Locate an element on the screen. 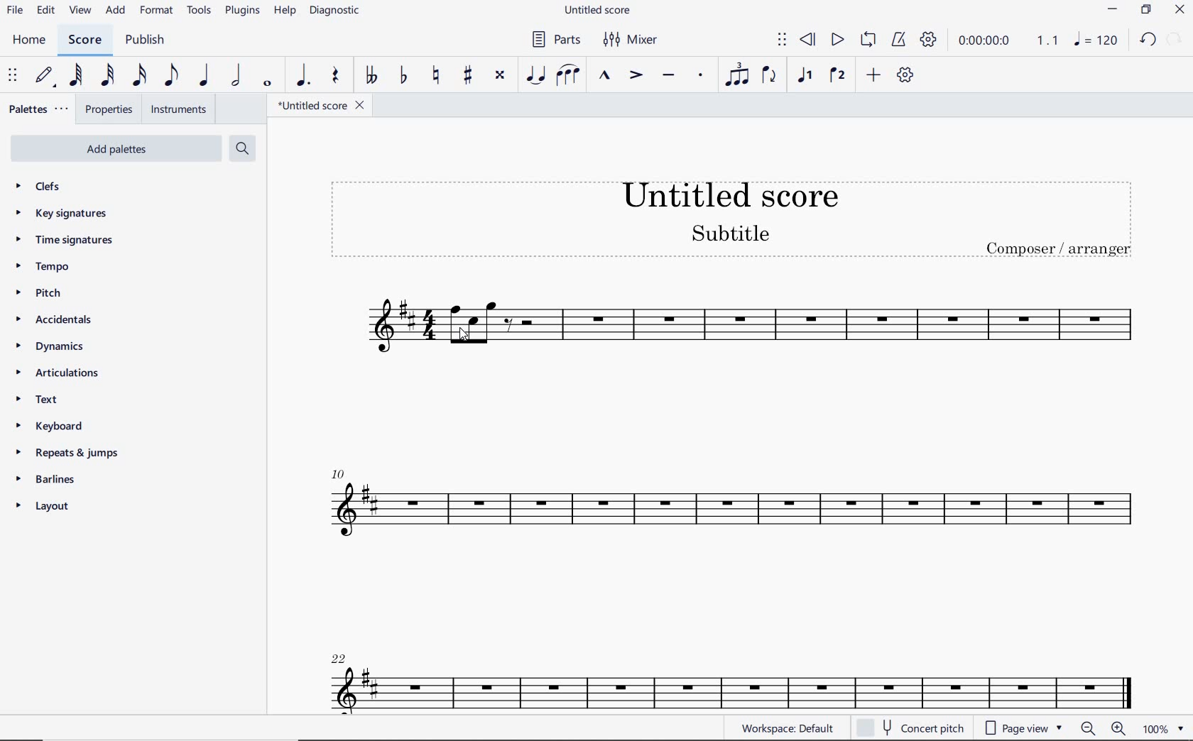 This screenshot has width=1193, height=741. AUGMENTATION DOT is located at coordinates (305, 76).